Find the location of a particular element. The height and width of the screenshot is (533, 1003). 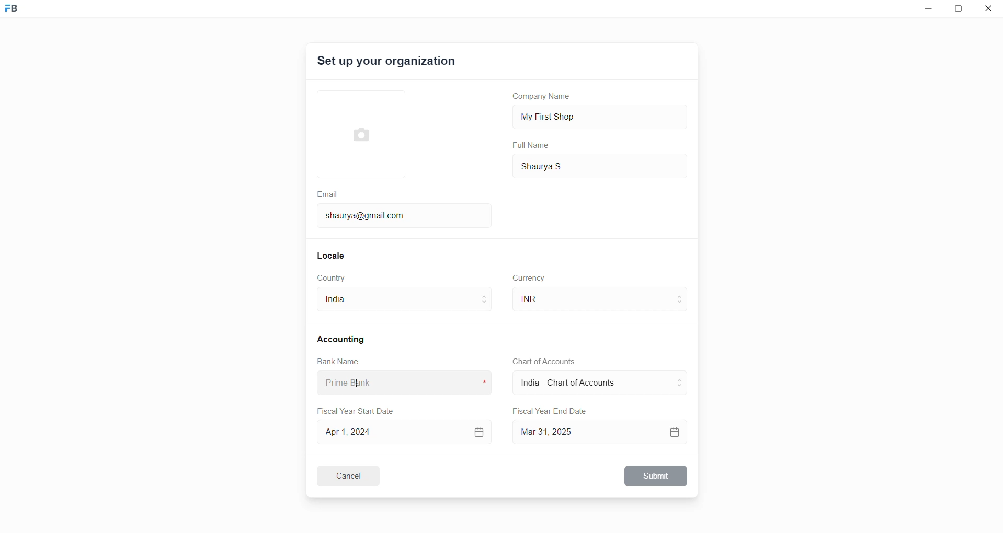

cursor is located at coordinates (356, 383).